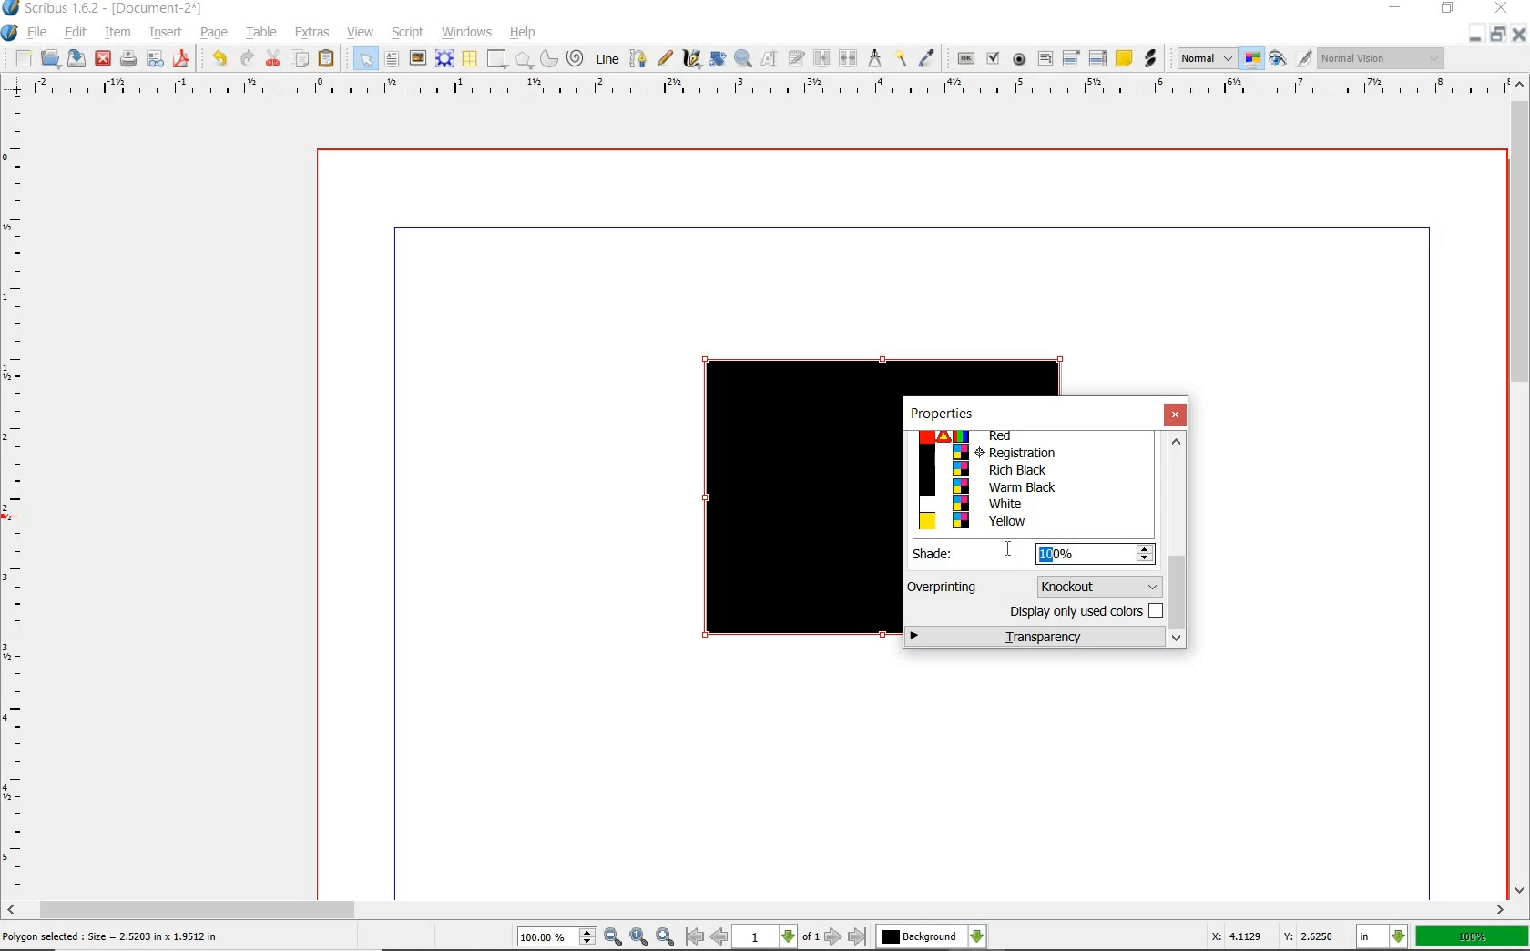 The width and height of the screenshot is (1530, 951). Describe the element at coordinates (272, 60) in the screenshot. I see `cut` at that location.